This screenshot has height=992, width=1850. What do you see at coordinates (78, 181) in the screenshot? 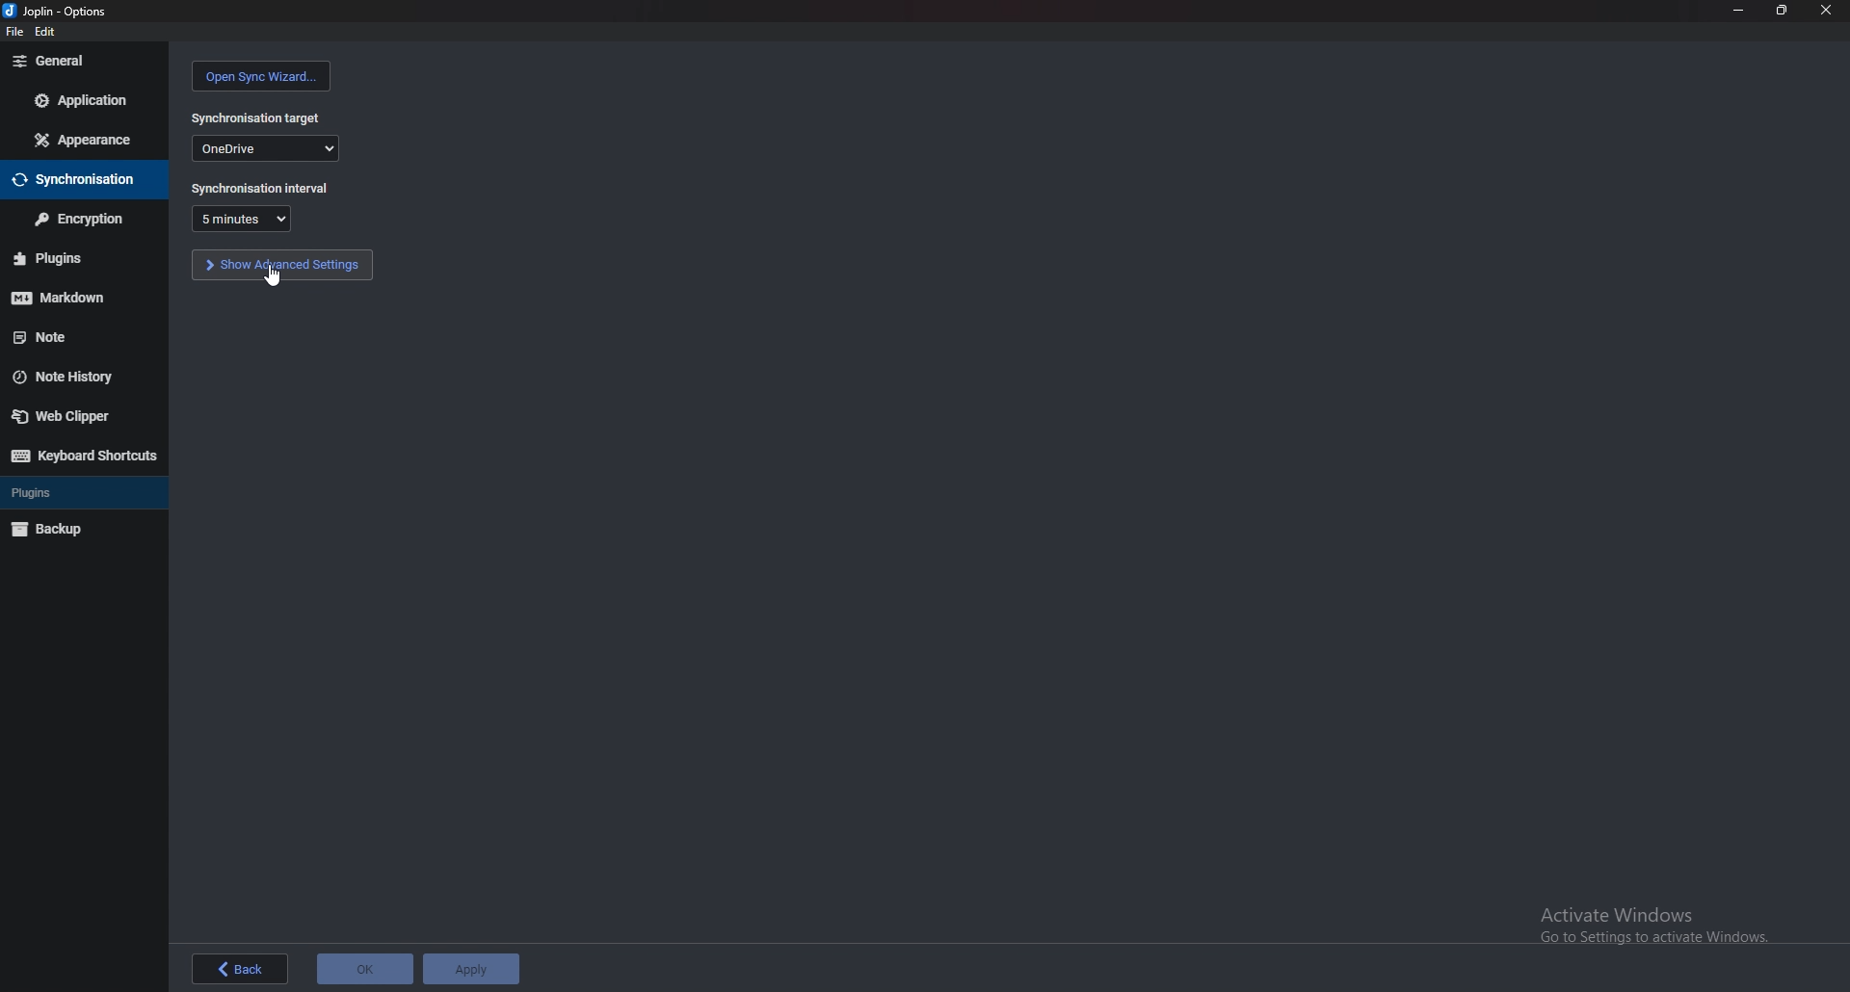
I see `sync` at bounding box center [78, 181].